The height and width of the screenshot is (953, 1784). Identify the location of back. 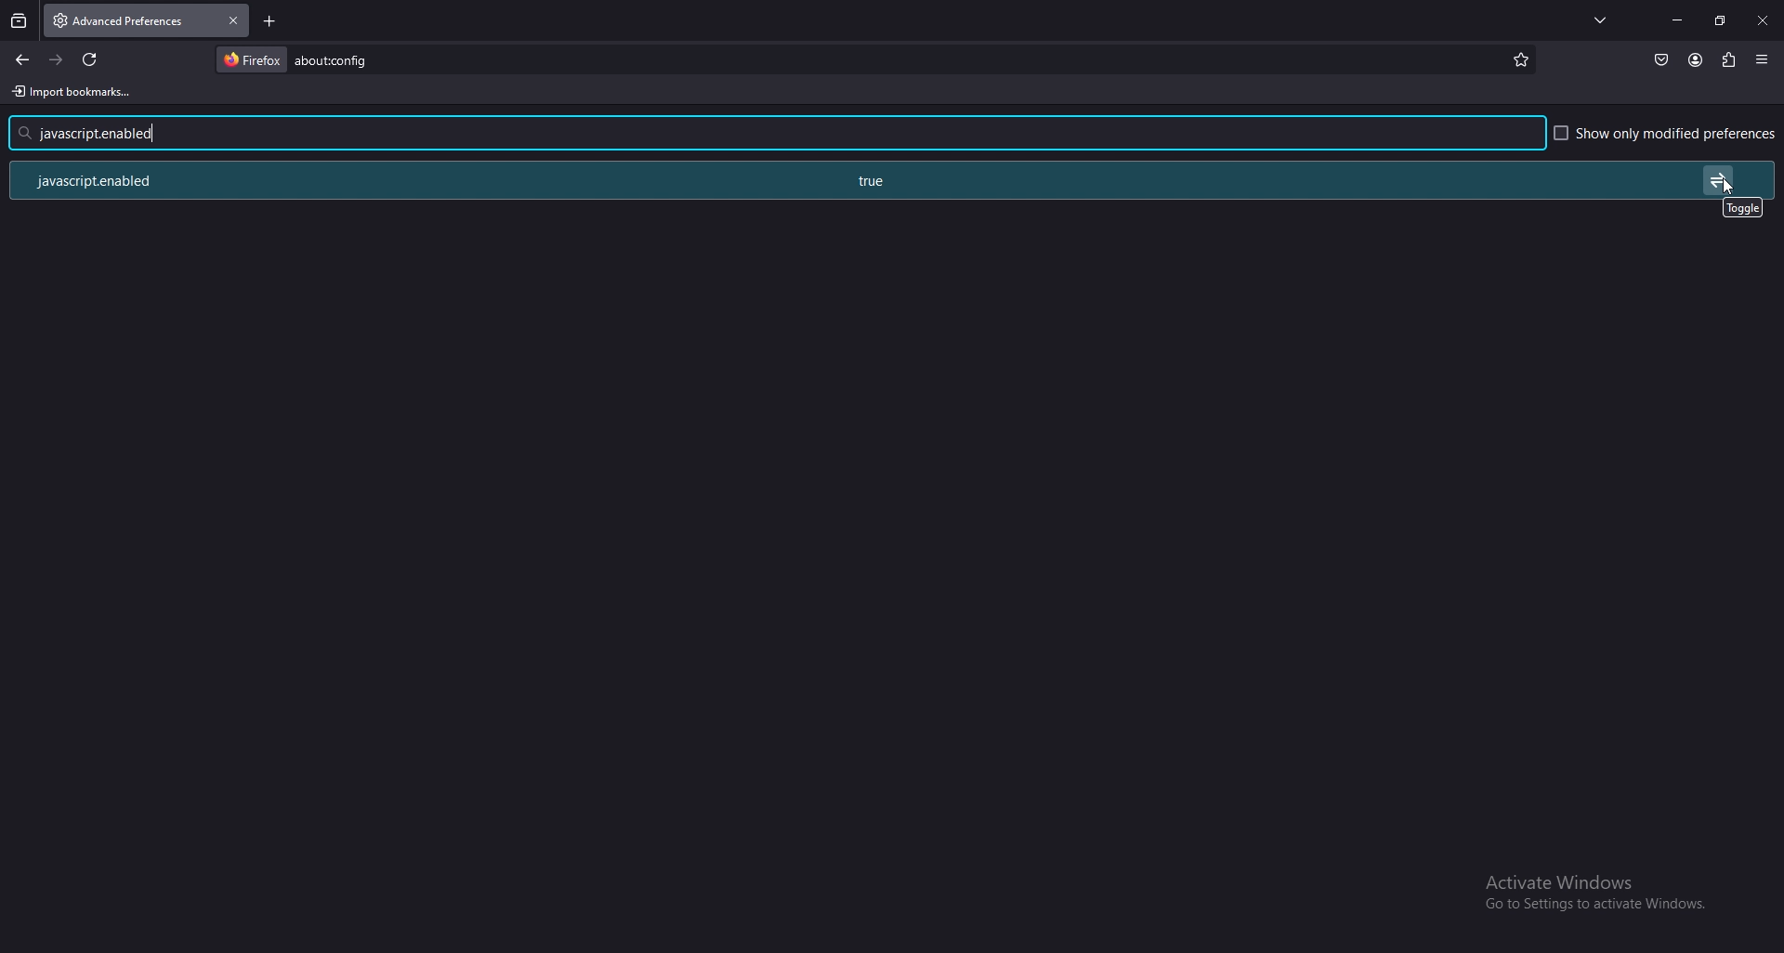
(22, 60).